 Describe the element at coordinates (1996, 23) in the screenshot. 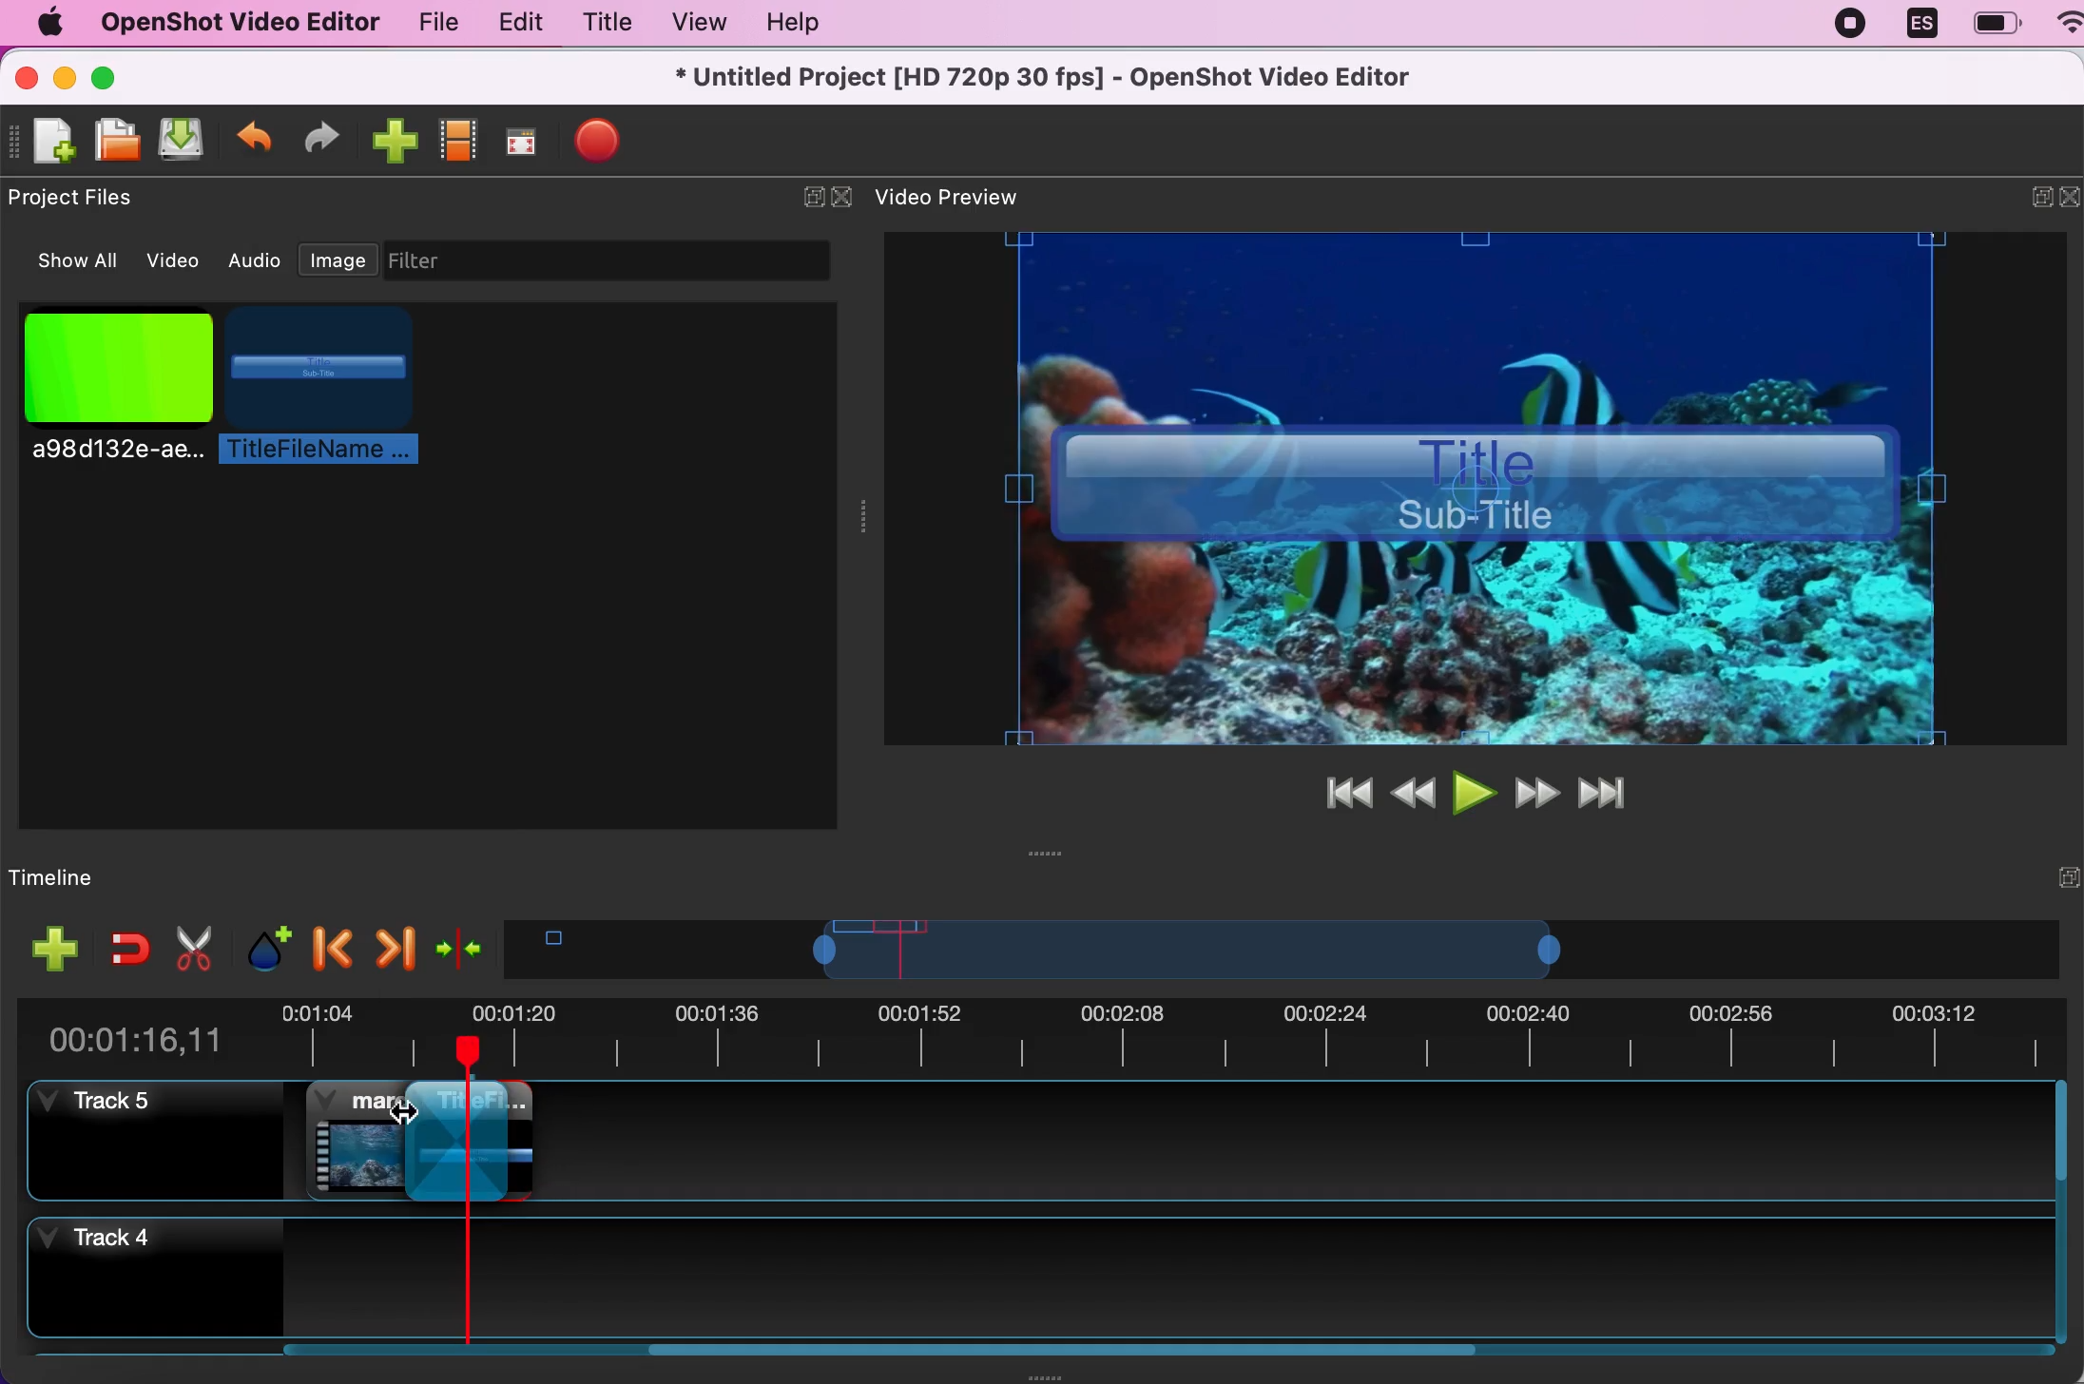

I see `battery` at that location.